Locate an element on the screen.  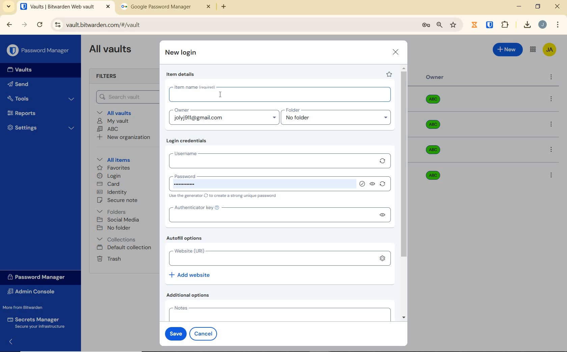
unhide is located at coordinates (373, 184).